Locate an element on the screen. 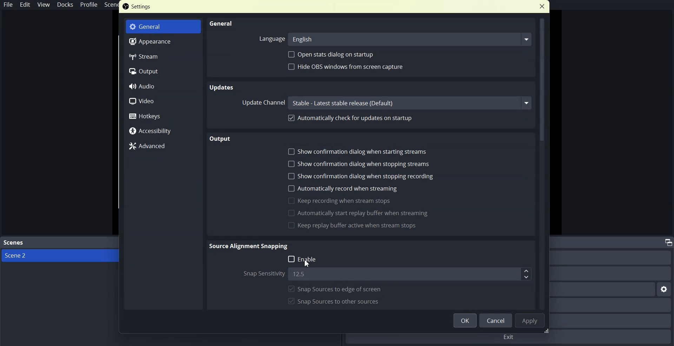 Image resolution: width=674 pixels, height=346 pixels. Text is located at coordinates (137, 6).